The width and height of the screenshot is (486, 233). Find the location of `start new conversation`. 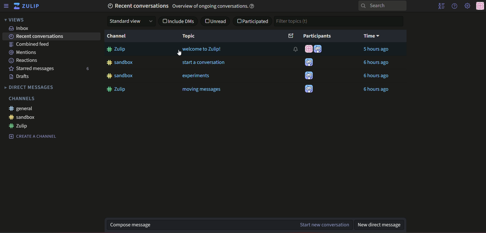

start new conversation is located at coordinates (321, 225).